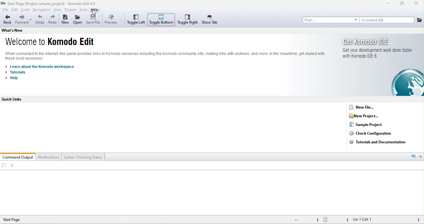 This screenshot has width=424, height=224. I want to click on notifications, so click(49, 157).